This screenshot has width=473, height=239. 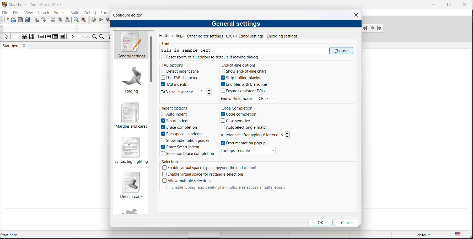 What do you see at coordinates (44, 20) in the screenshot?
I see `redo` at bounding box center [44, 20].